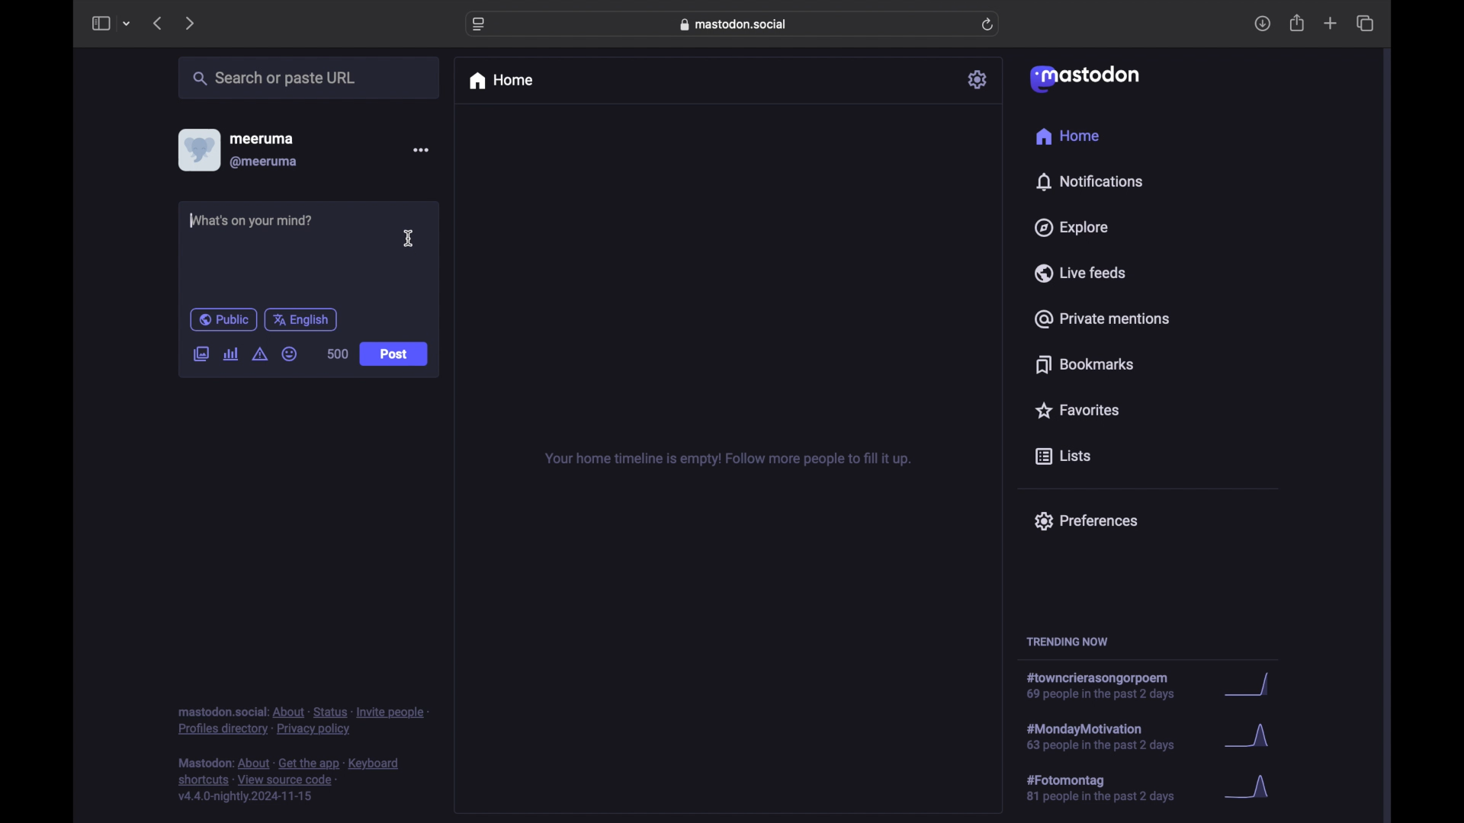 The width and height of the screenshot is (1464, 823). Describe the element at coordinates (301, 319) in the screenshot. I see `english` at that location.